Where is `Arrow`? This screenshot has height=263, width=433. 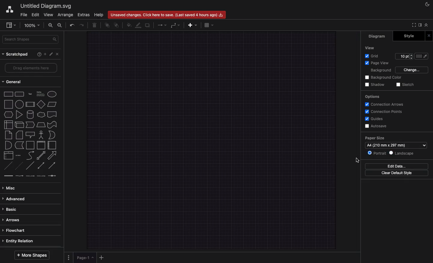
Arrow is located at coordinates (161, 25).